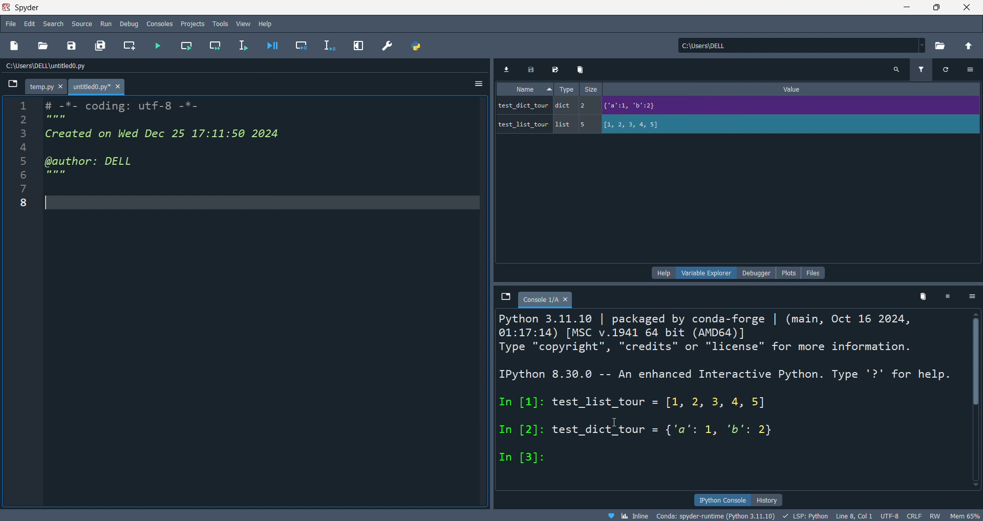 The height and width of the screenshot is (521, 983). Describe the element at coordinates (974, 402) in the screenshot. I see `scrollbar` at that location.